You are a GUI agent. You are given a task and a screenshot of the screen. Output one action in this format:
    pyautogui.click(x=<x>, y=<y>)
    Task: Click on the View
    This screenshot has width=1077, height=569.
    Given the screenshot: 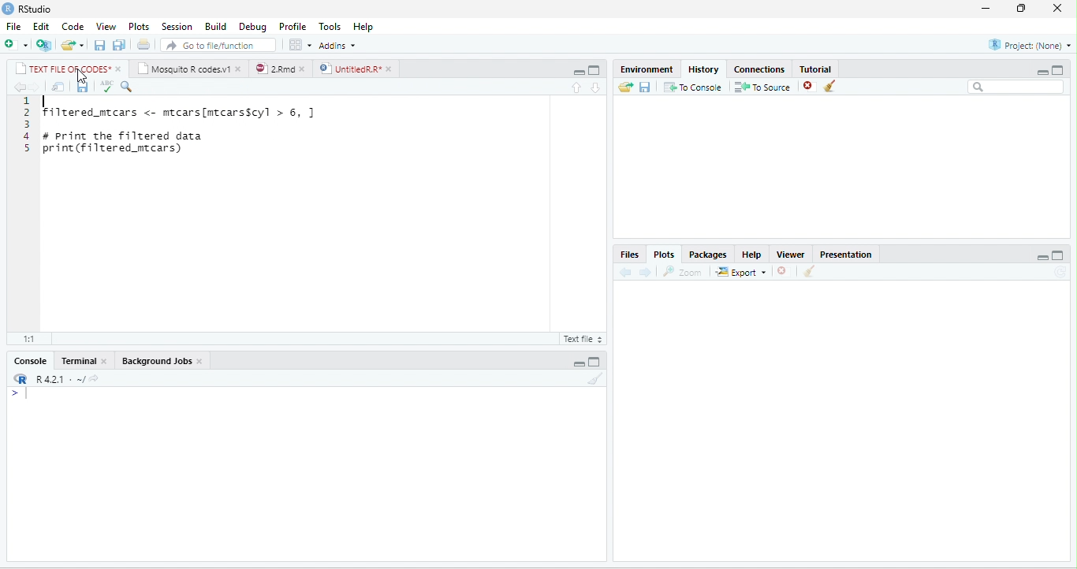 What is the action you would take?
    pyautogui.click(x=106, y=26)
    